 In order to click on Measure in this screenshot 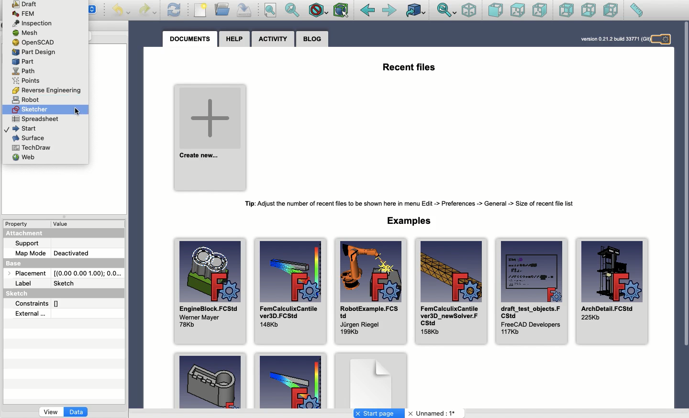, I will do `click(636, 10)`.